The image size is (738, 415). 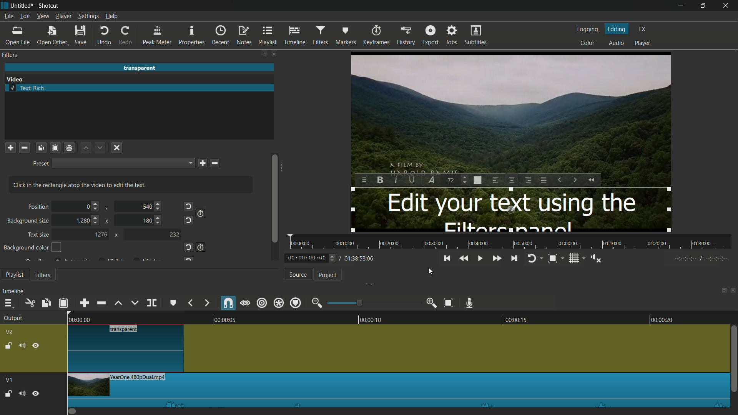 I want to click on close filters, so click(x=275, y=54).